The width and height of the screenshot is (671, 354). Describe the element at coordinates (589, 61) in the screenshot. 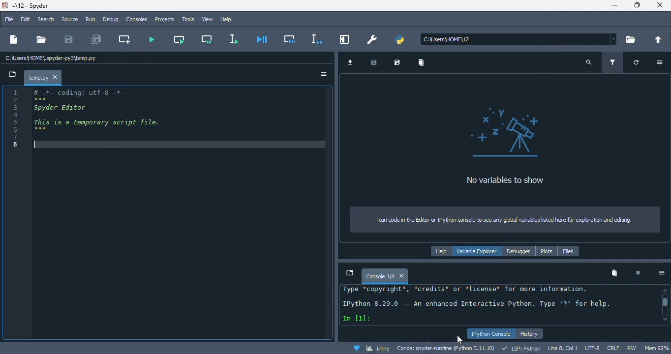

I see `search` at that location.